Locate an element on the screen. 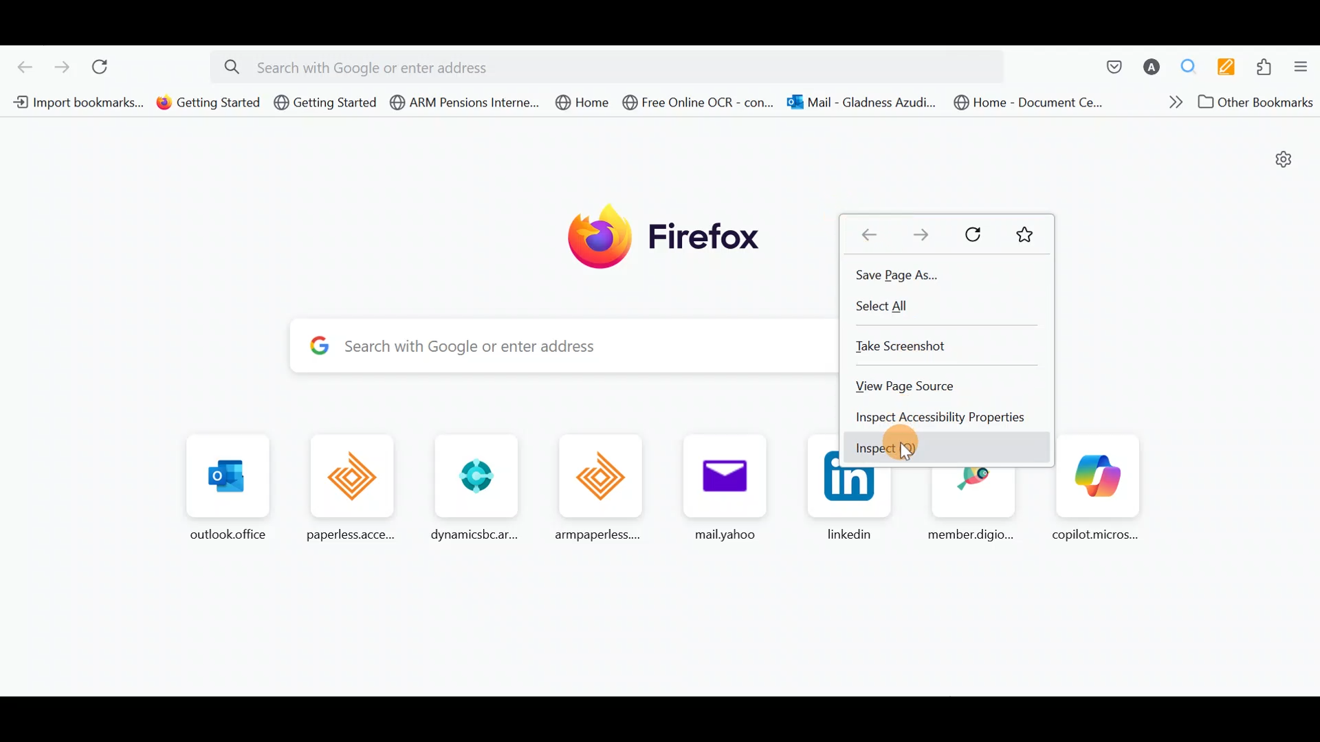 The image size is (1320, 742). Search bar is located at coordinates (614, 65).